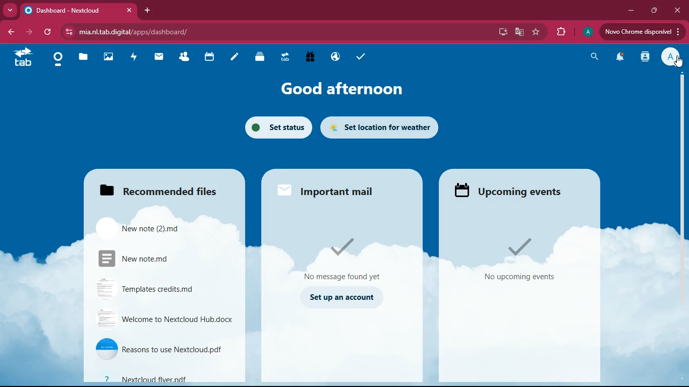 This screenshot has height=387, width=689. Describe the element at coordinates (561, 32) in the screenshot. I see `extensions` at that location.